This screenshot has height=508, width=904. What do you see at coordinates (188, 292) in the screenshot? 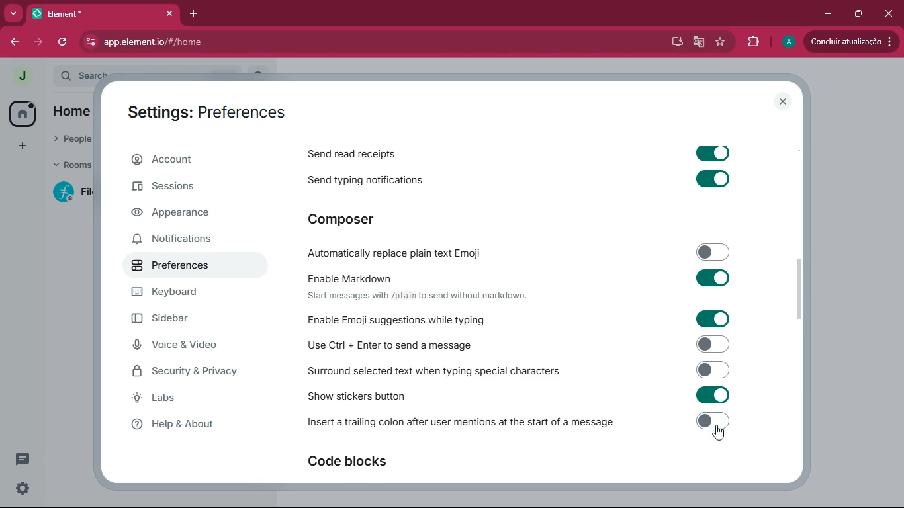
I see `keyboard` at bounding box center [188, 292].